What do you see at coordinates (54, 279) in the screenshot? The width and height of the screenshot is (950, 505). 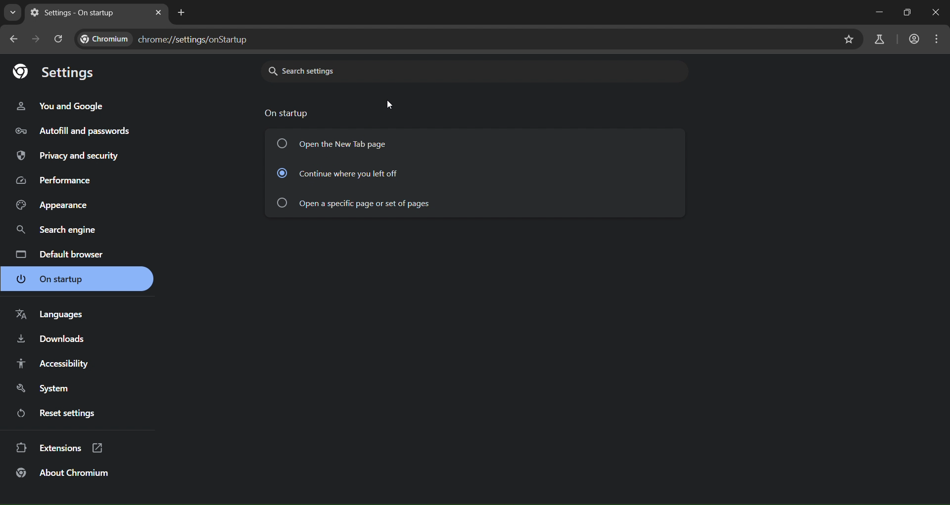 I see `on startup` at bounding box center [54, 279].